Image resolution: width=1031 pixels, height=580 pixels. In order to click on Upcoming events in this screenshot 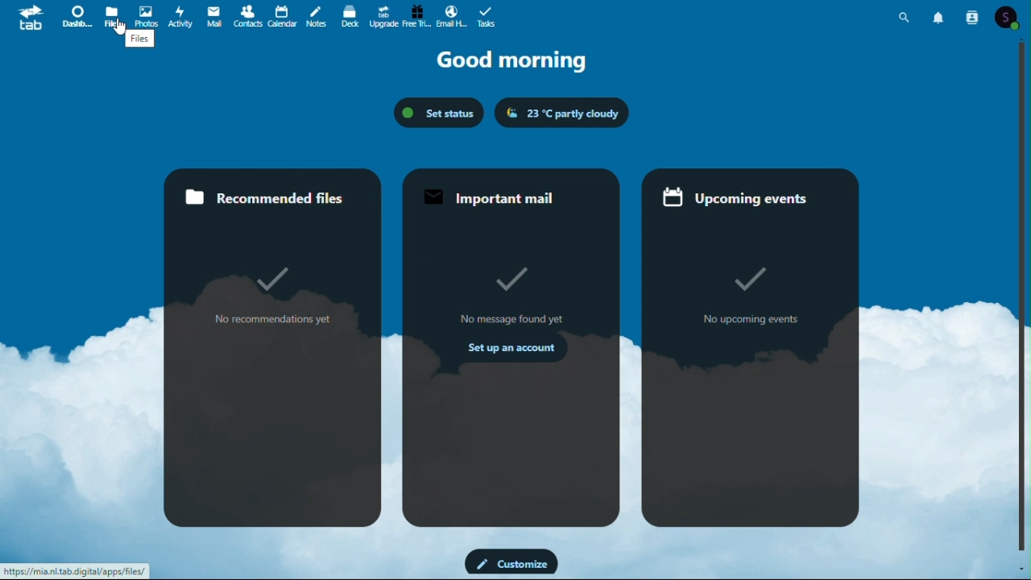, I will do `click(749, 346)`.